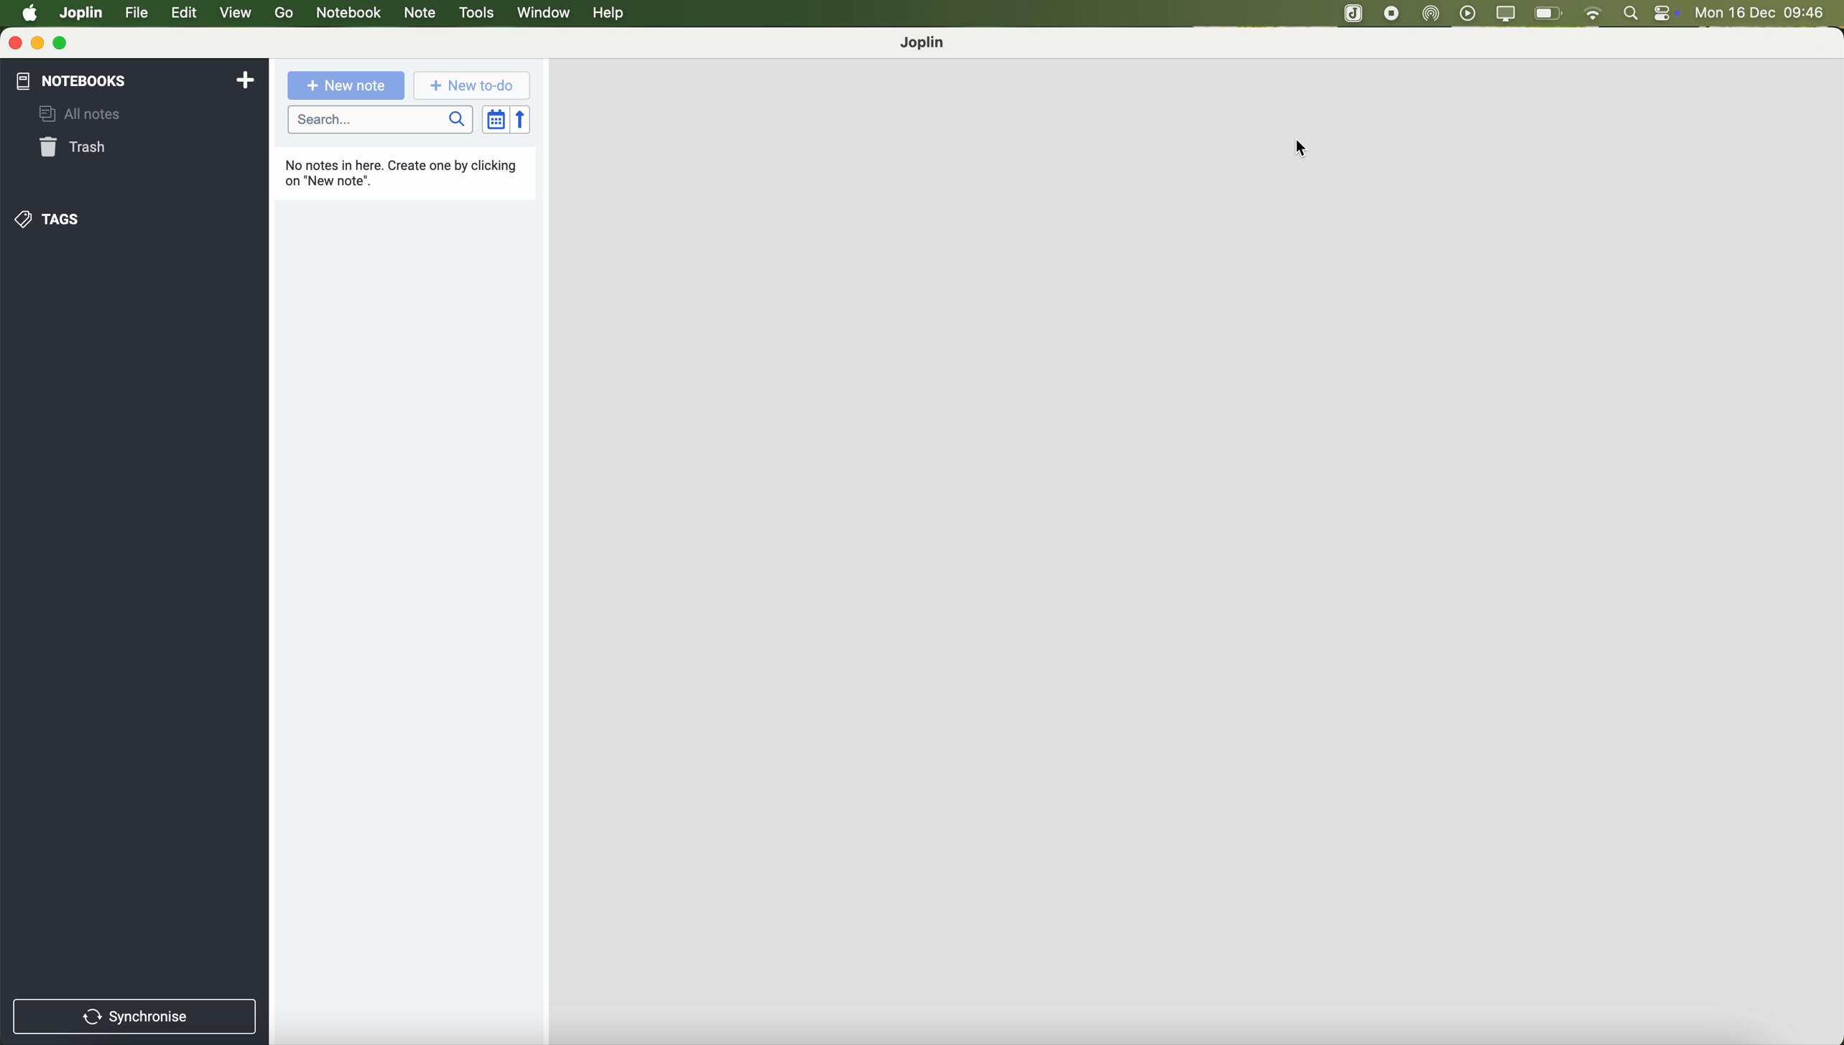  What do you see at coordinates (1469, 13) in the screenshot?
I see `play` at bounding box center [1469, 13].